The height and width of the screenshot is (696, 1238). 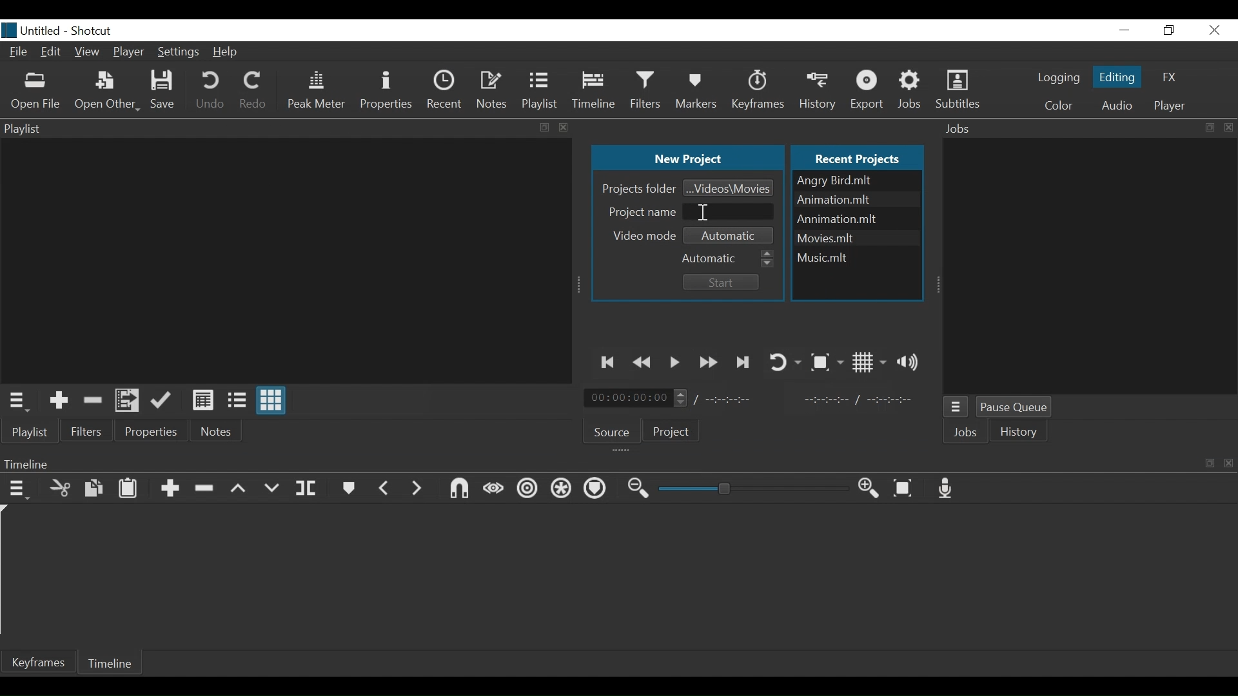 What do you see at coordinates (856, 200) in the screenshot?
I see `File name` at bounding box center [856, 200].